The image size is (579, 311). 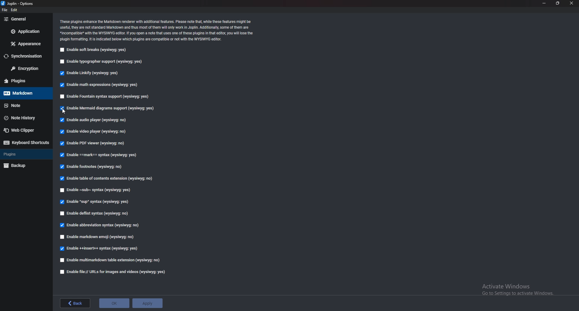 I want to click on Plugins, so click(x=24, y=154).